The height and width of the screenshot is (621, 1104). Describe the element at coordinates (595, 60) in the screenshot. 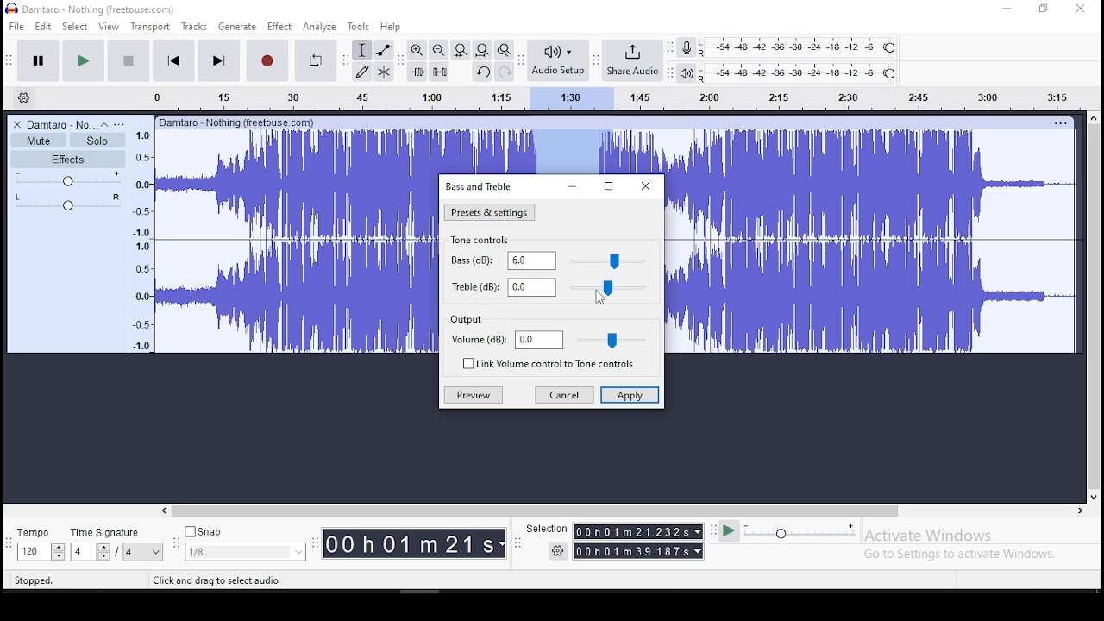

I see `` at that location.